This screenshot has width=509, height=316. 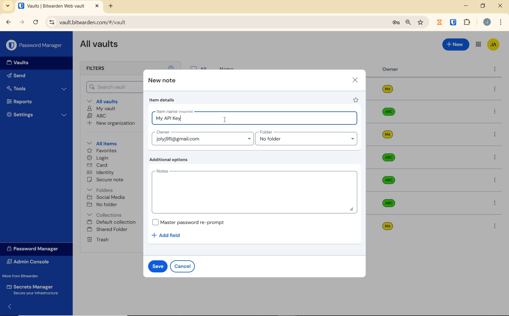 What do you see at coordinates (201, 137) in the screenshot?
I see `Input Owner` at bounding box center [201, 137].